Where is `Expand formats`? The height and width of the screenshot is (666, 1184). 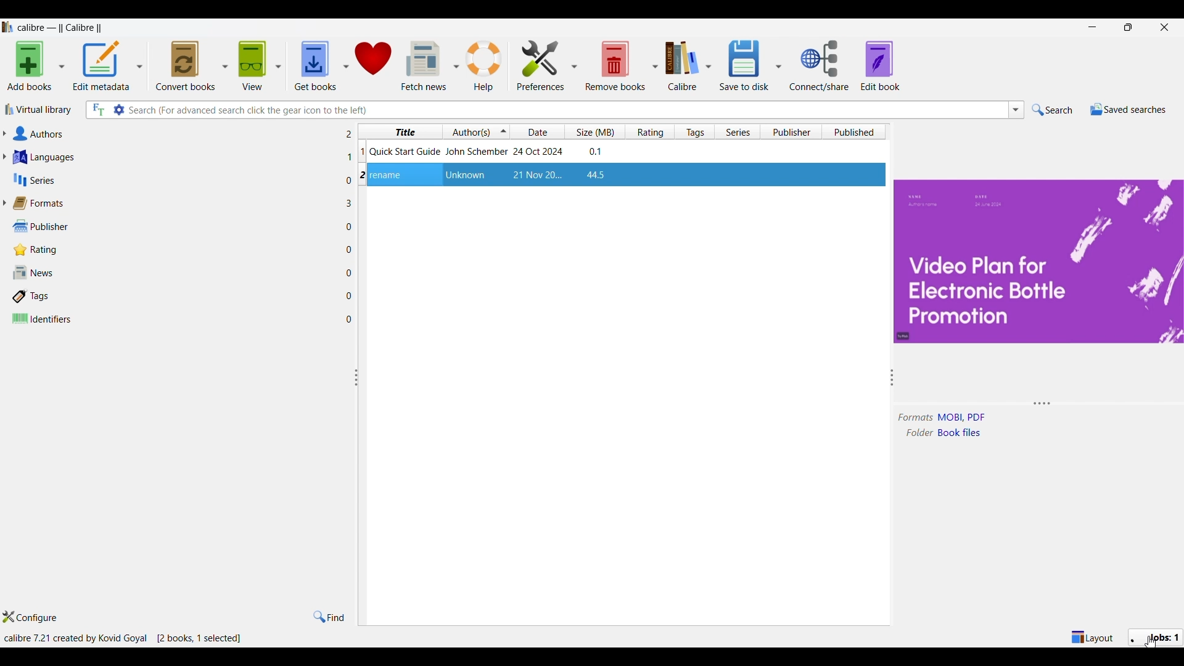
Expand formats is located at coordinates (4, 202).